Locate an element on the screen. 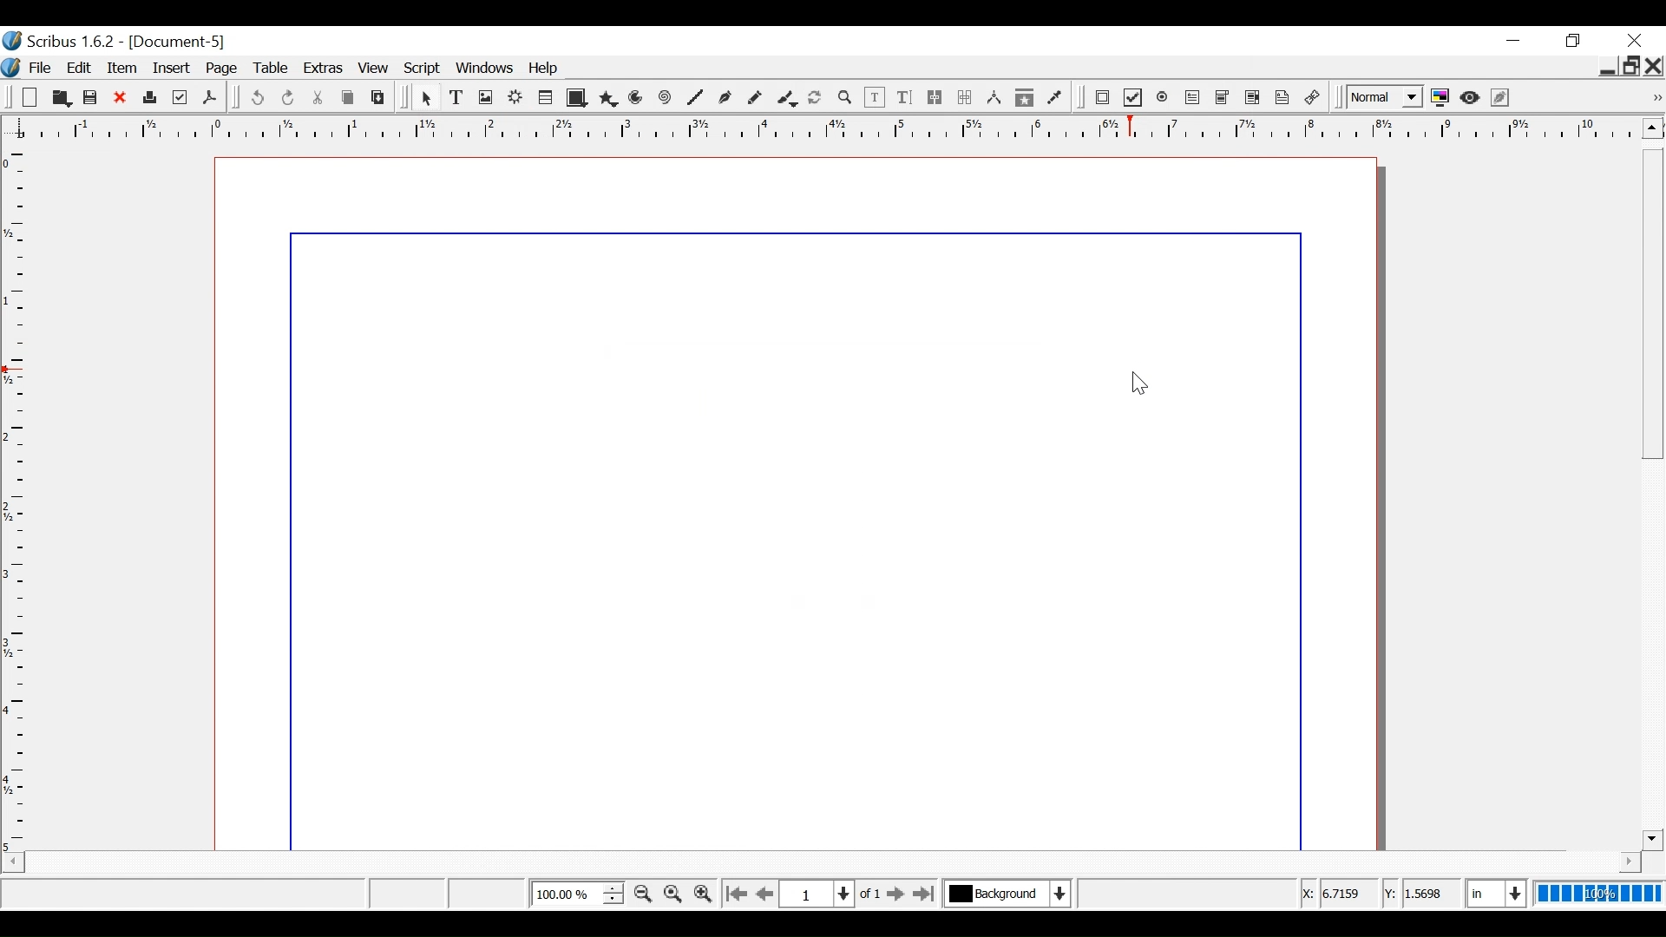  Close is located at coordinates (121, 99).